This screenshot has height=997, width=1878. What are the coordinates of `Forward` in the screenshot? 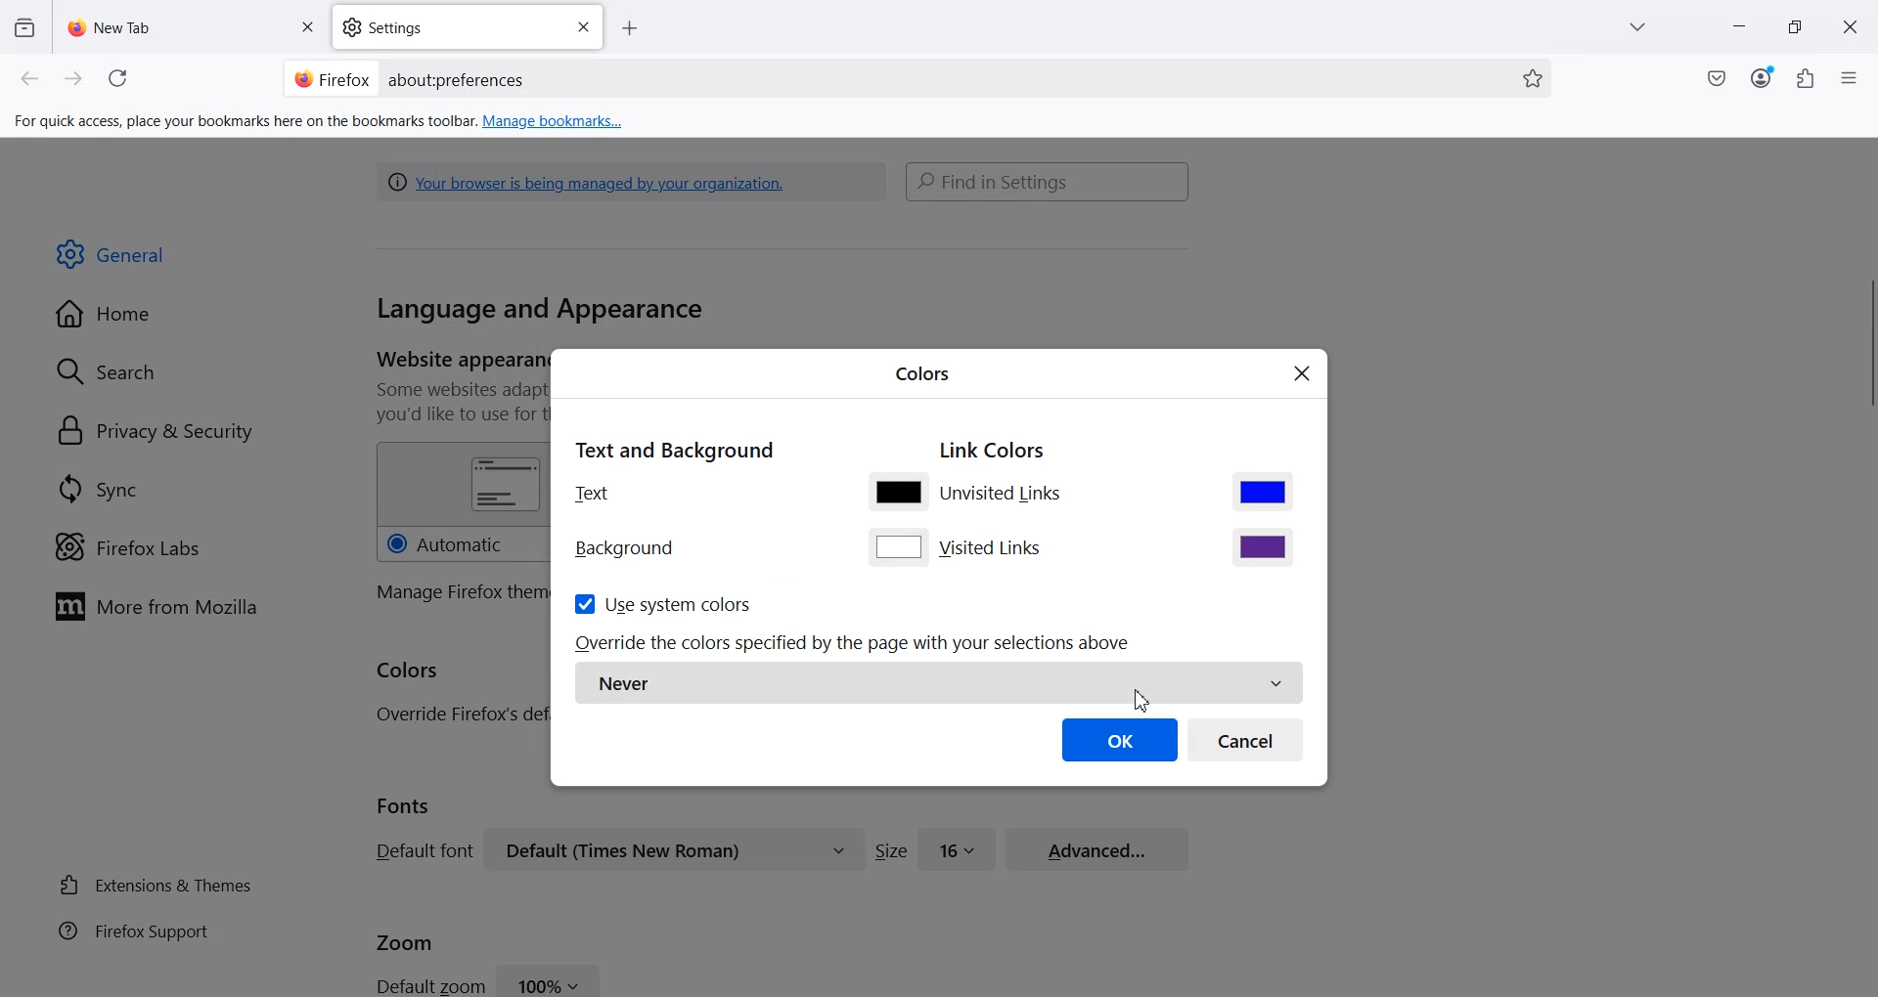 It's located at (74, 79).